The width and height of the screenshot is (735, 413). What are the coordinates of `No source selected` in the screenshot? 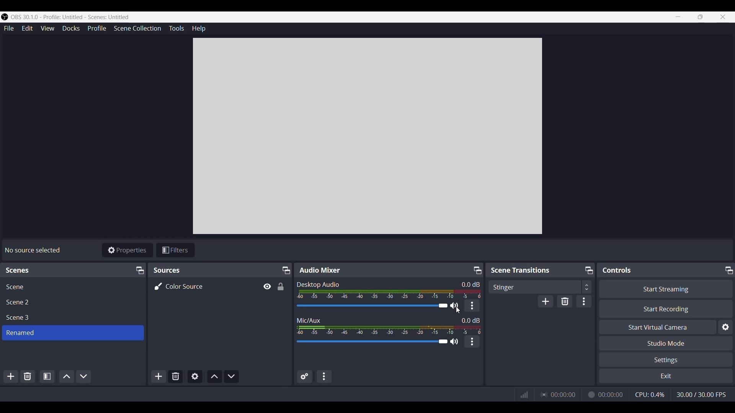 It's located at (34, 249).